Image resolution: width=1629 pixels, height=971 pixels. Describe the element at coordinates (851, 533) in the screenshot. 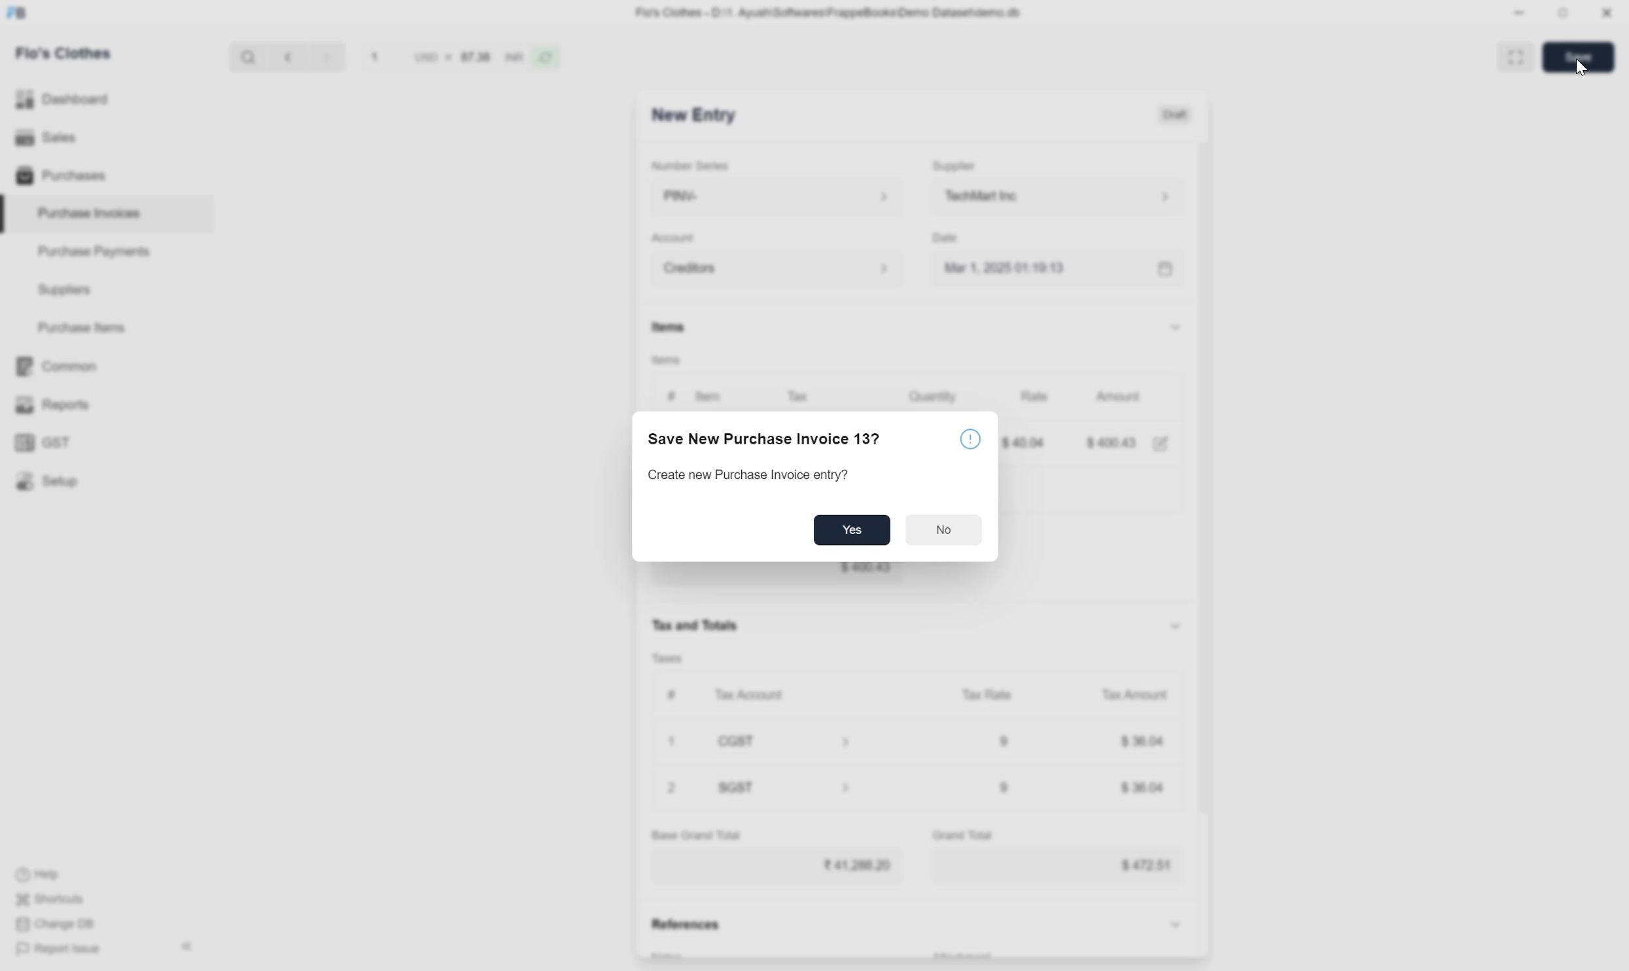

I see `Yes` at that location.